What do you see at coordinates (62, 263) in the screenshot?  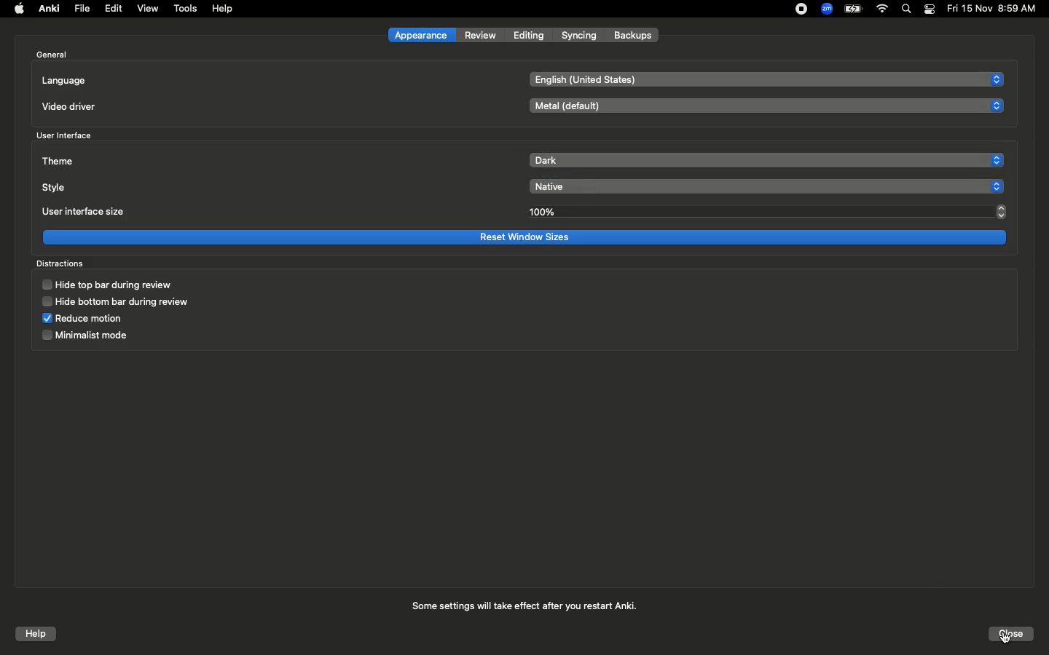 I see `Distractions` at bounding box center [62, 263].